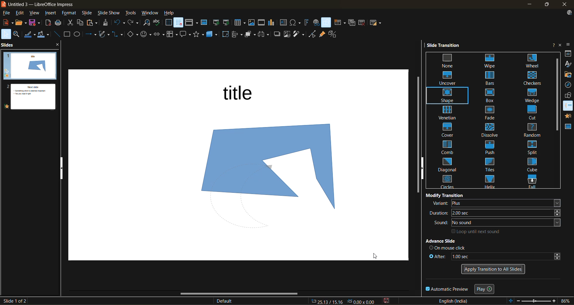 This screenshot has height=305, width=574. I want to click on co ordinates, so click(343, 301).